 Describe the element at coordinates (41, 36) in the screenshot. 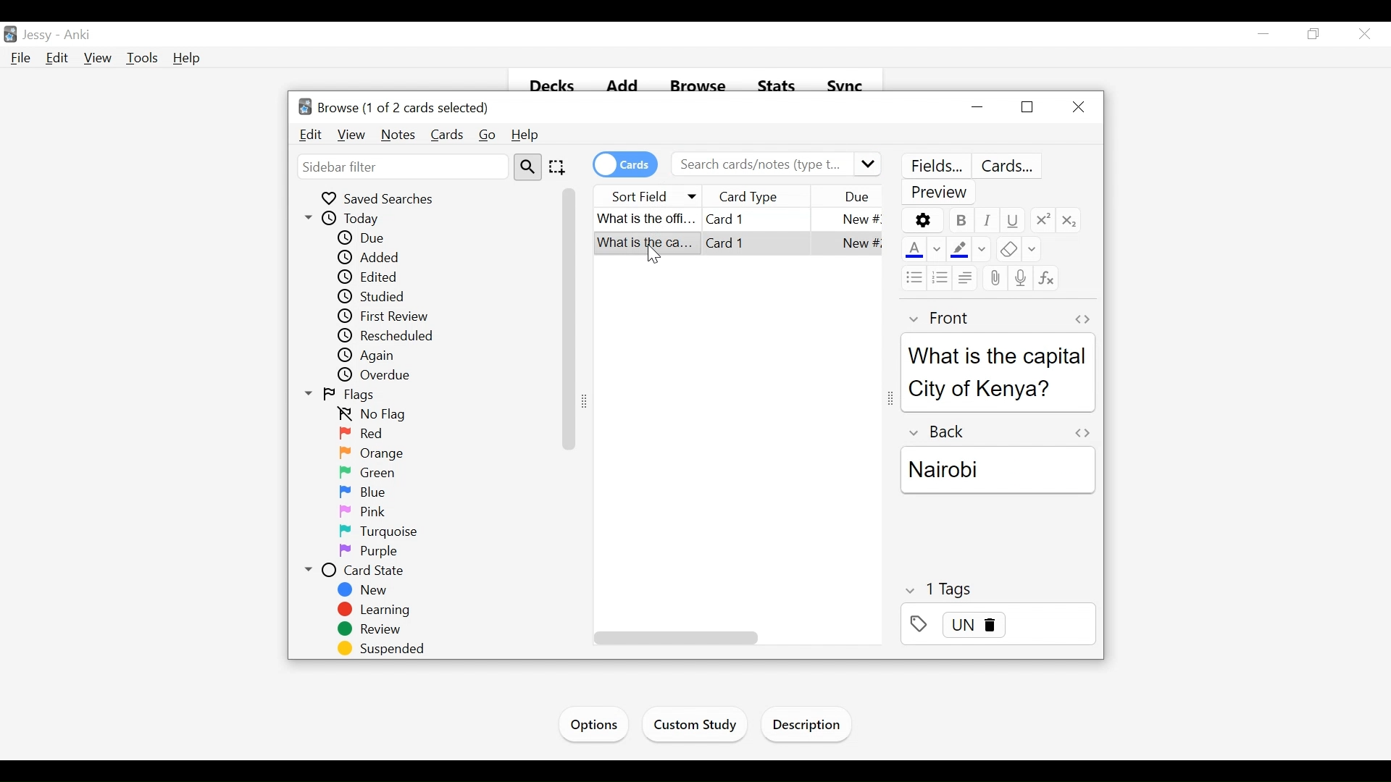

I see `User Nmae` at that location.